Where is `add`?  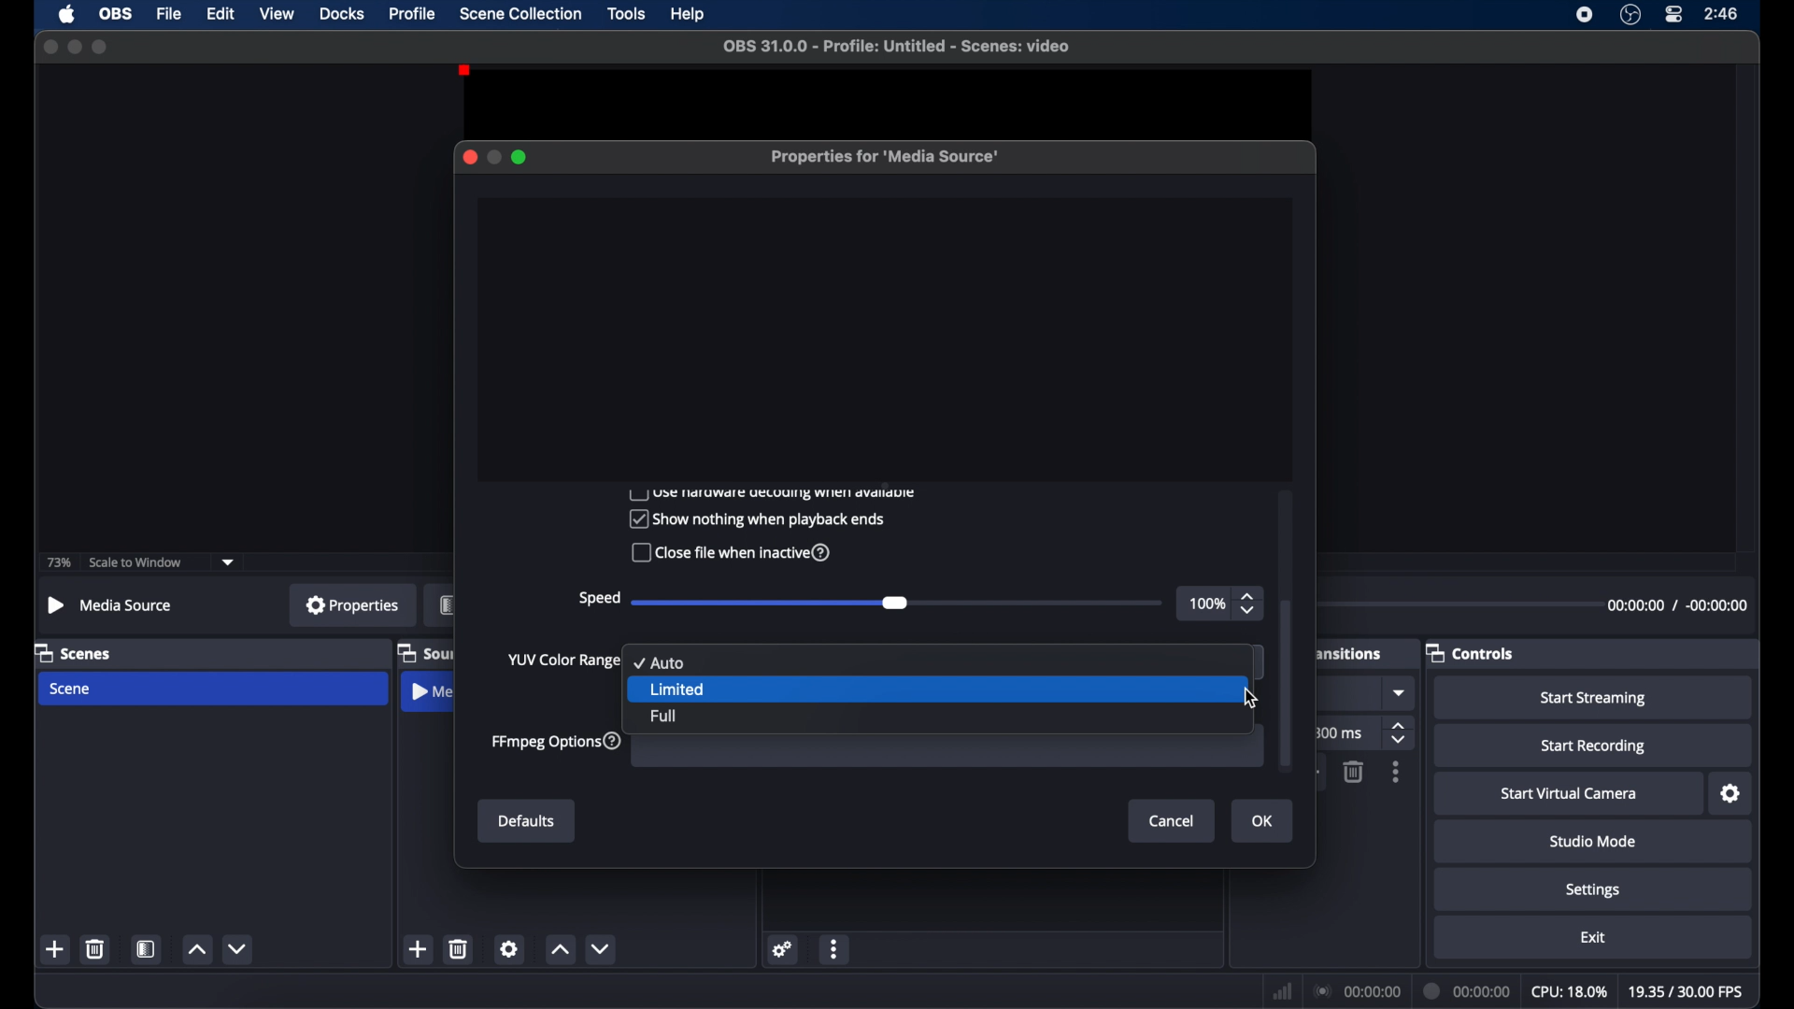 add is located at coordinates (56, 949).